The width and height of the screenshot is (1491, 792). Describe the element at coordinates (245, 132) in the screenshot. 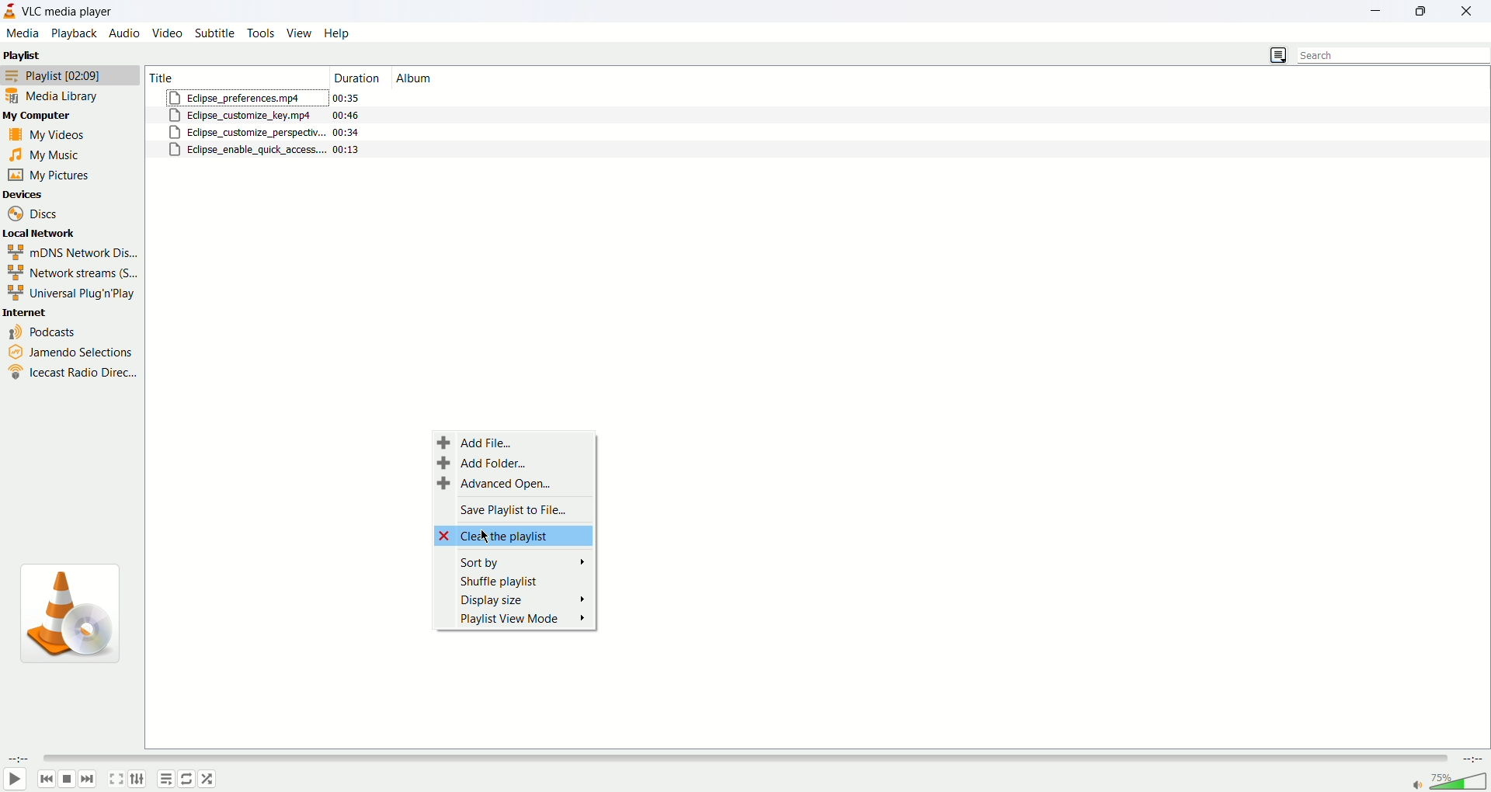

I see `eclipse_customize_perspective` at that location.